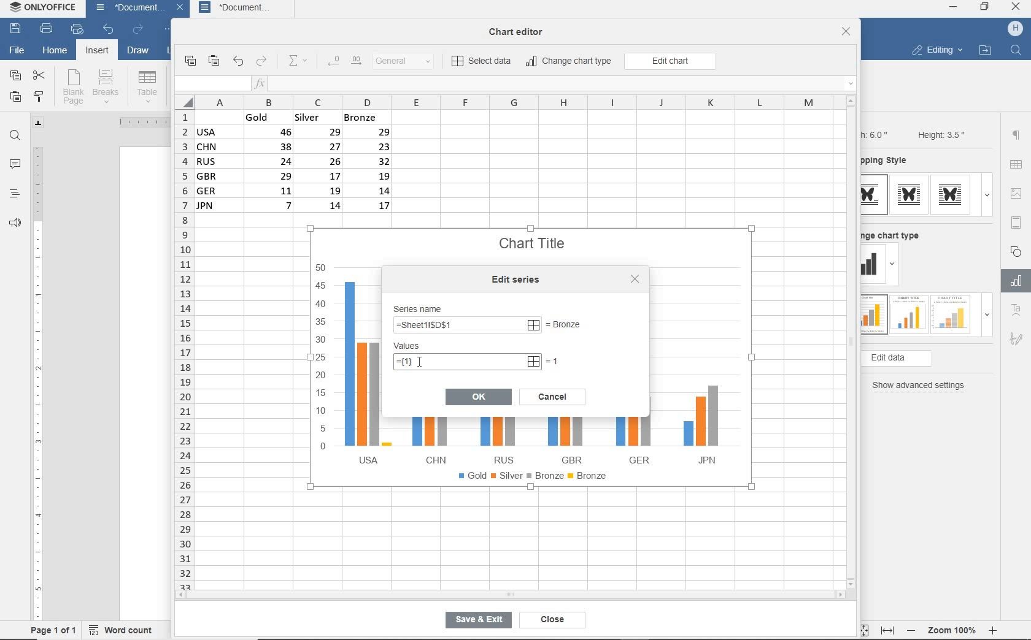 Image resolution: width=1031 pixels, height=640 pixels. I want to click on chart editor, so click(520, 28).